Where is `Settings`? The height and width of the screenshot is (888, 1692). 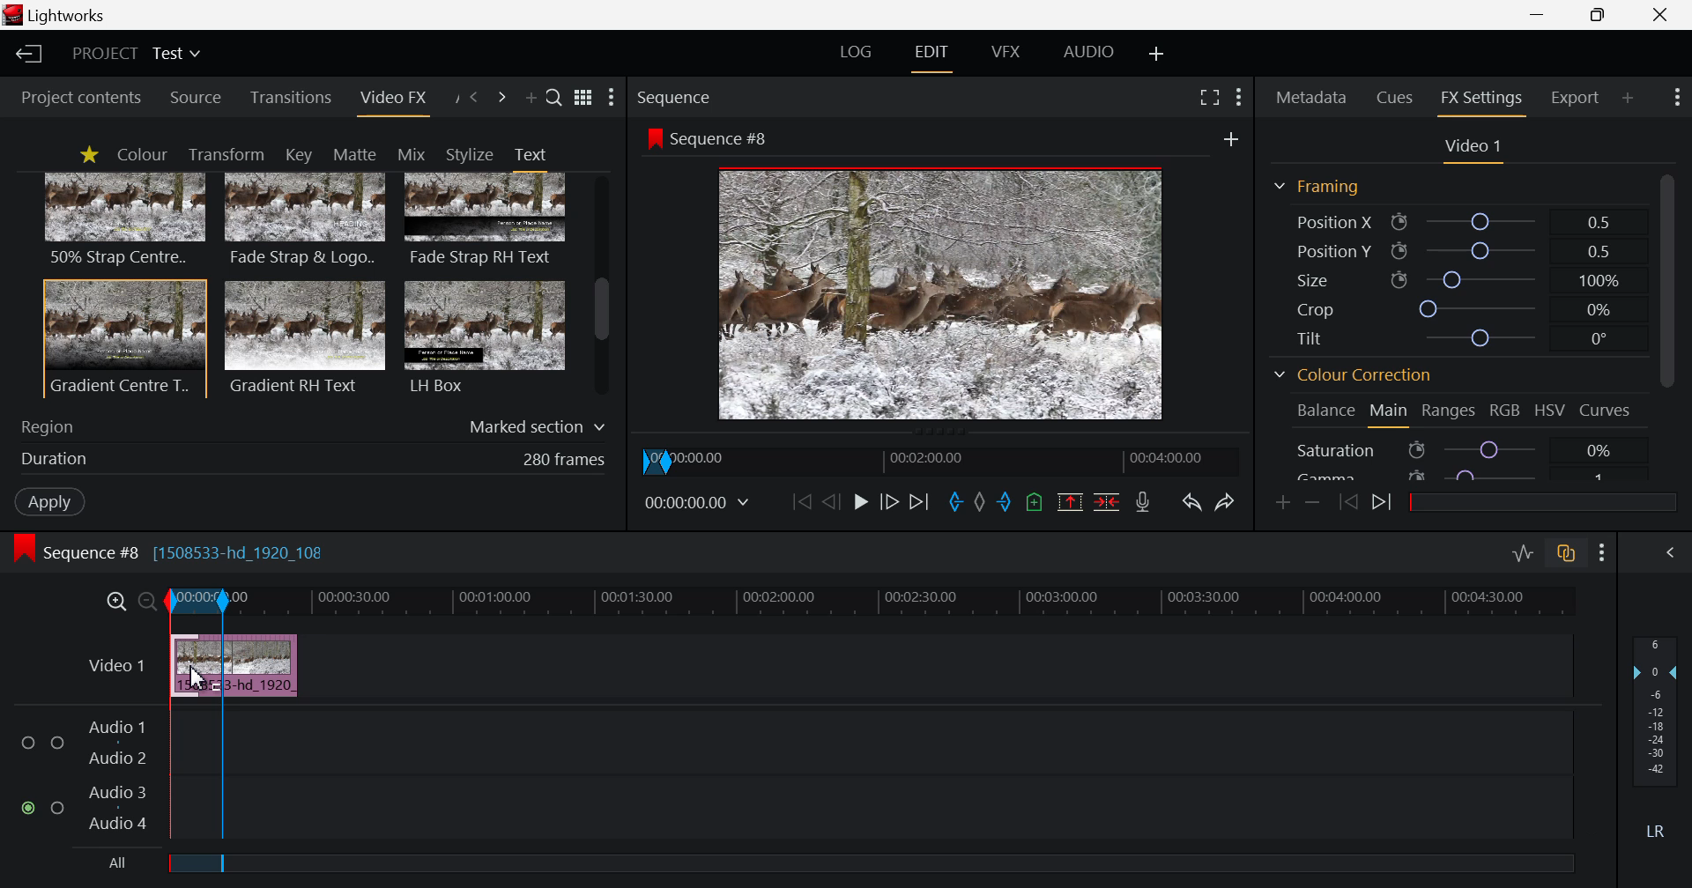 Settings is located at coordinates (1602, 554).